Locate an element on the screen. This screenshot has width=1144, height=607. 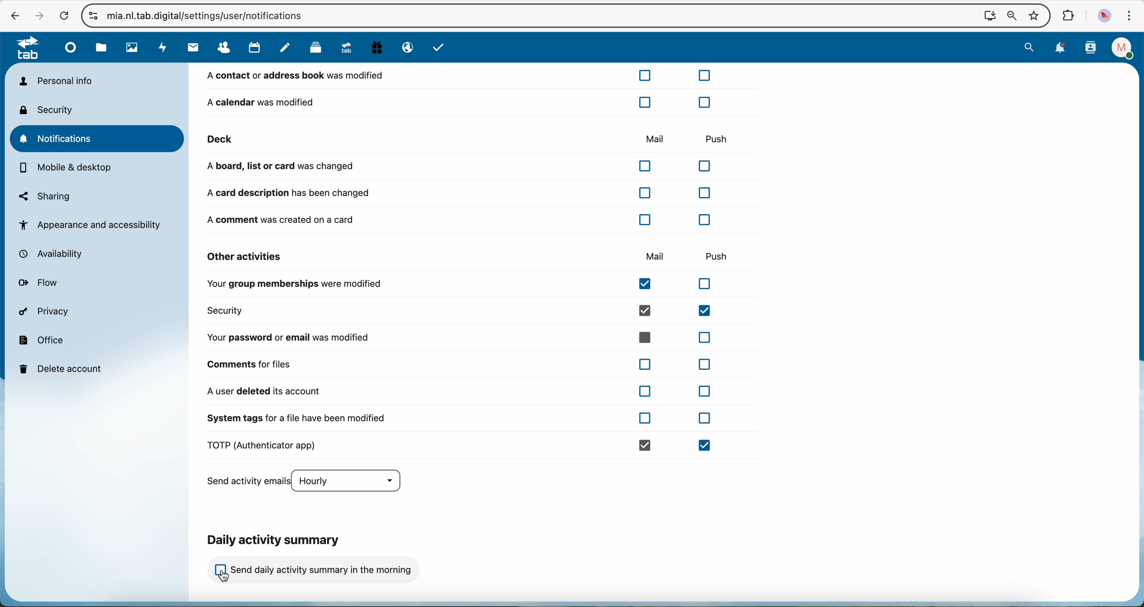
a user deleted its account is located at coordinates (458, 391).